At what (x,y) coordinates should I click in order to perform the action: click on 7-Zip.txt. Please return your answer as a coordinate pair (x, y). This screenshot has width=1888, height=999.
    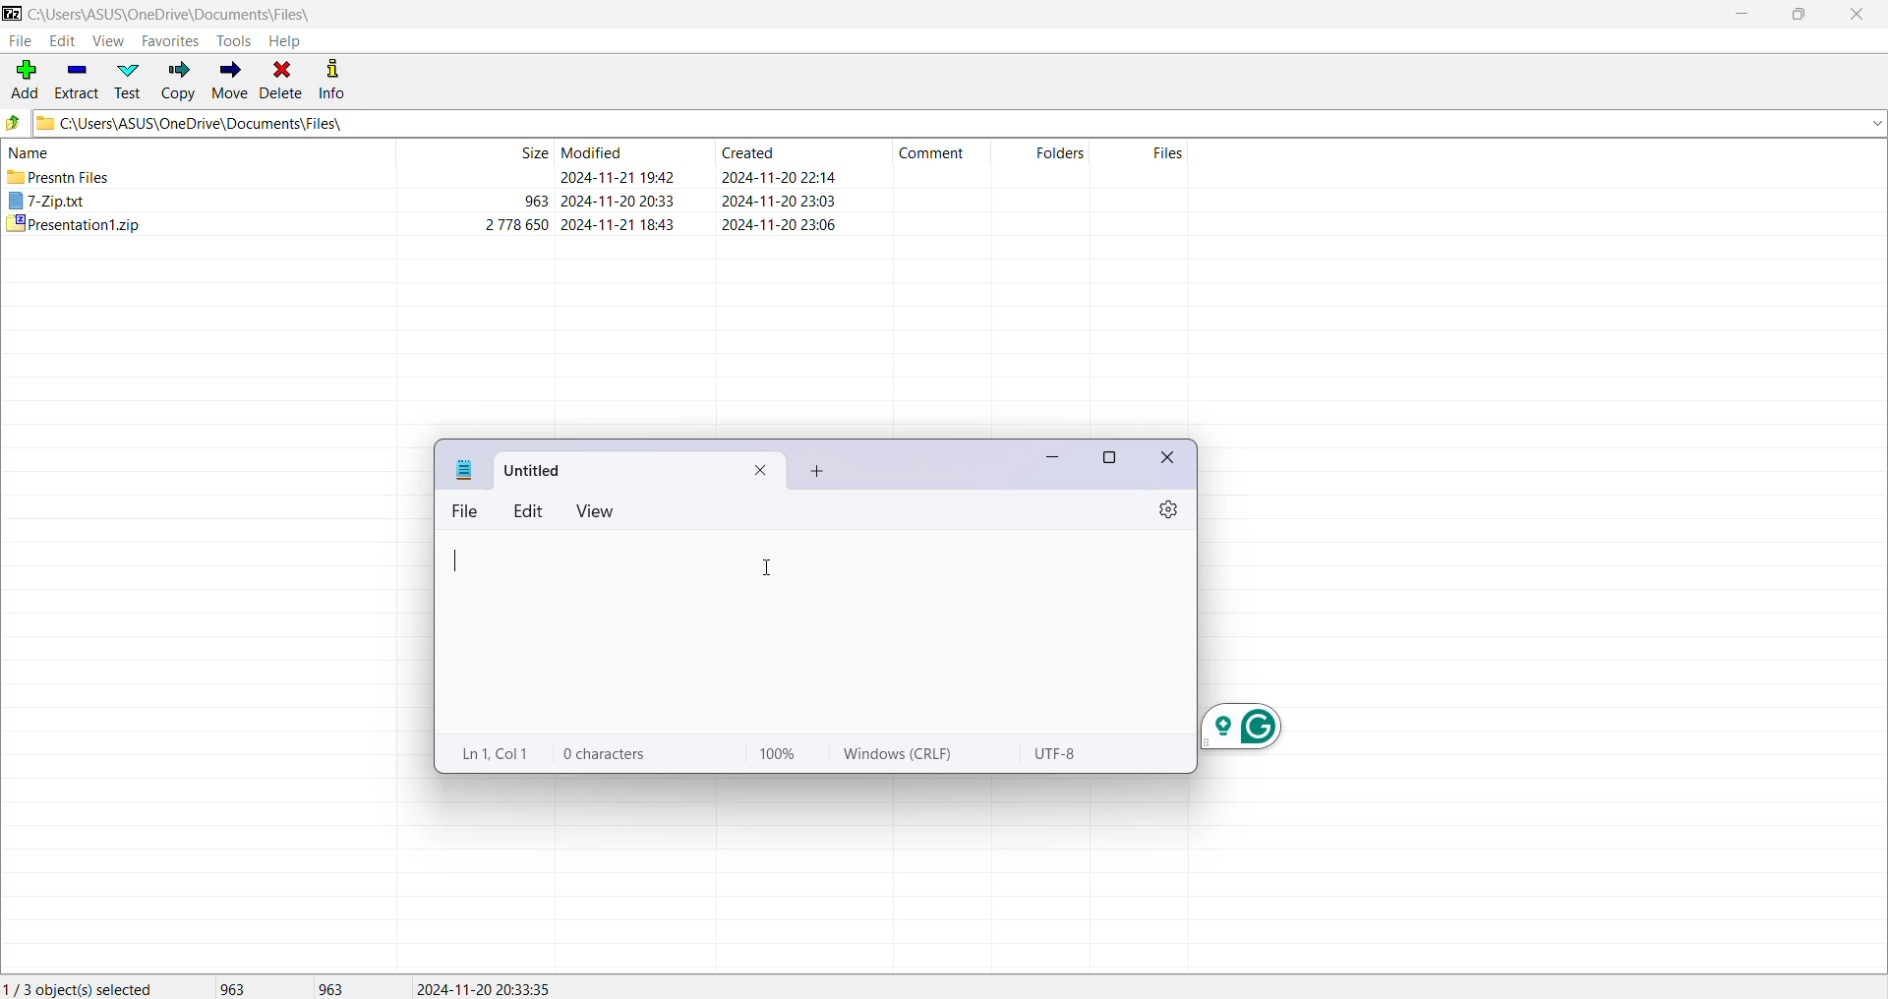
    Looking at the image, I should click on (46, 199).